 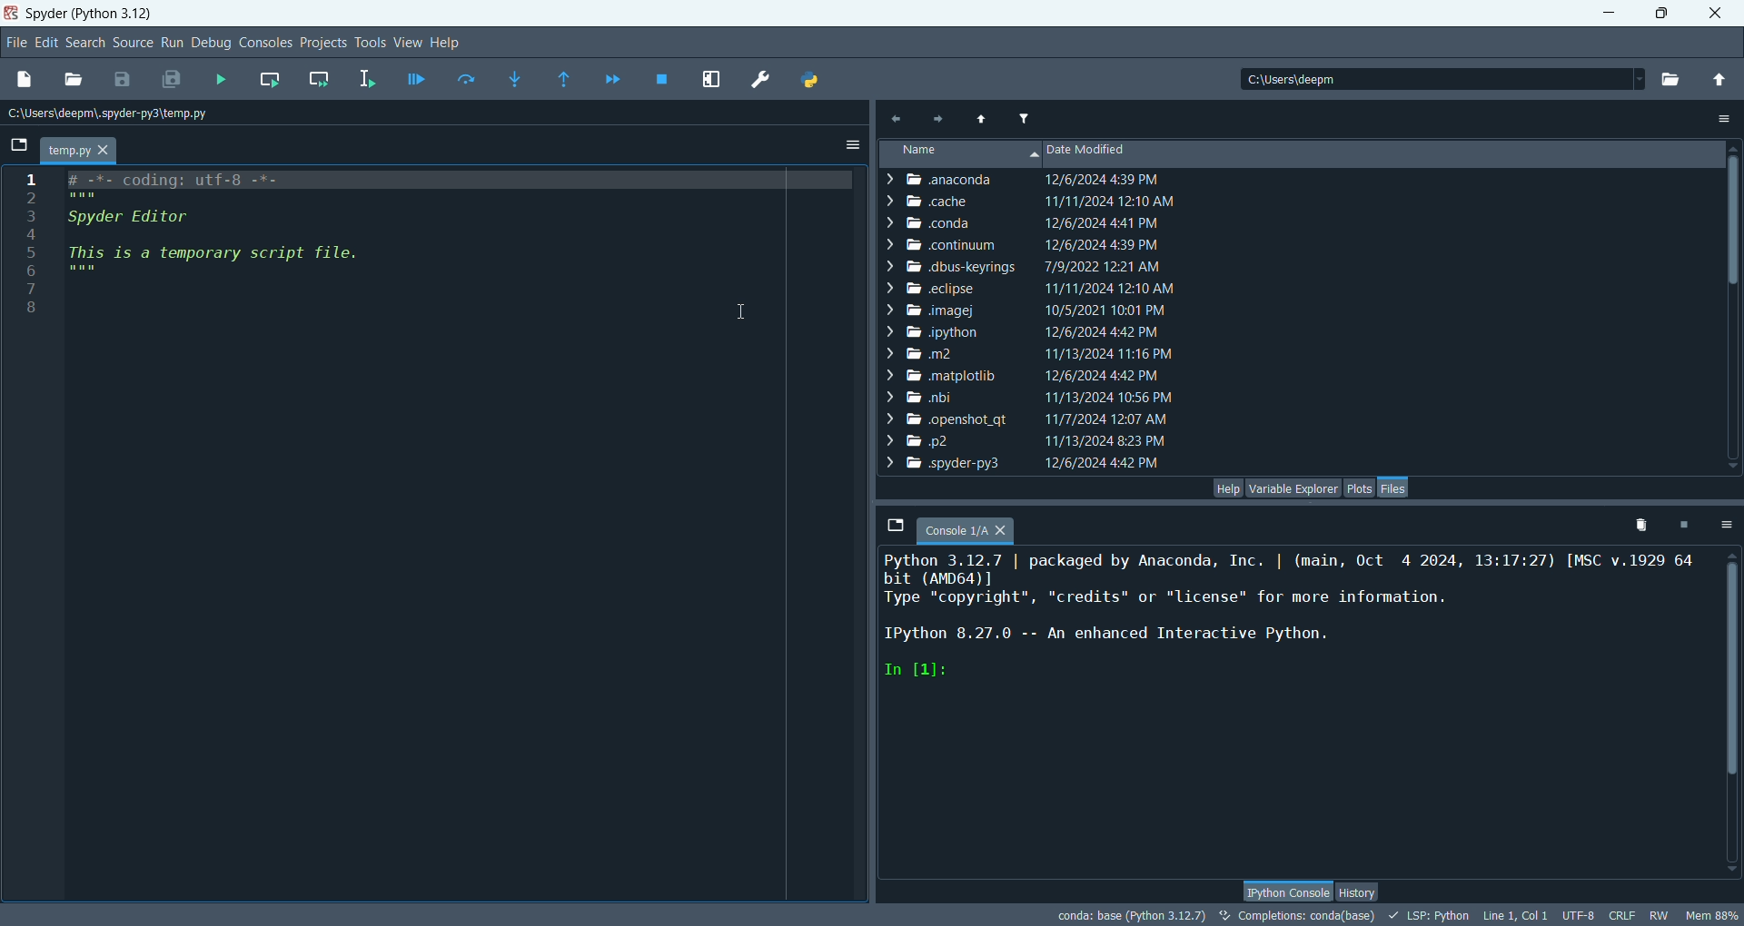 What do you see at coordinates (1621, 915) in the screenshot?
I see `CRLF` at bounding box center [1621, 915].